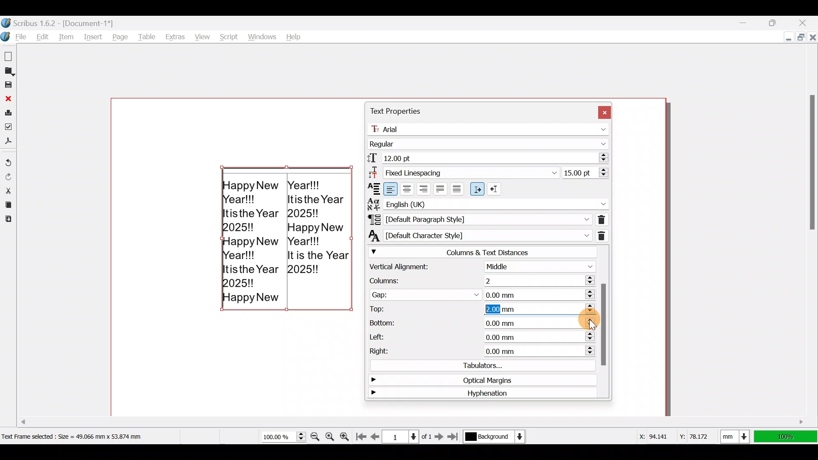 The image size is (818, 460). Describe the element at coordinates (344, 419) in the screenshot. I see `Scroll bar` at that location.